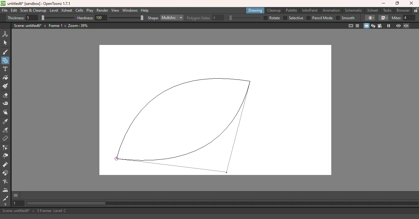  I want to click on Shape, so click(152, 18).